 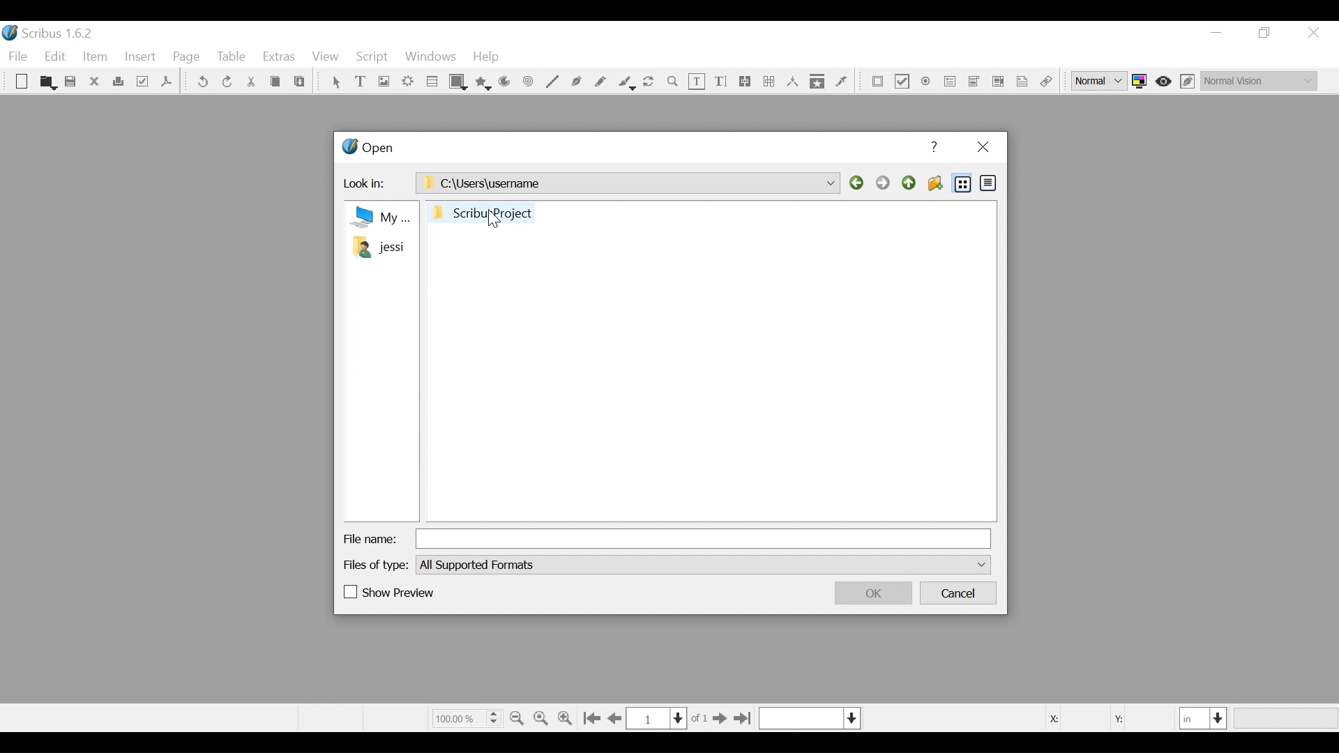 I want to click on Forward, so click(x=885, y=183).